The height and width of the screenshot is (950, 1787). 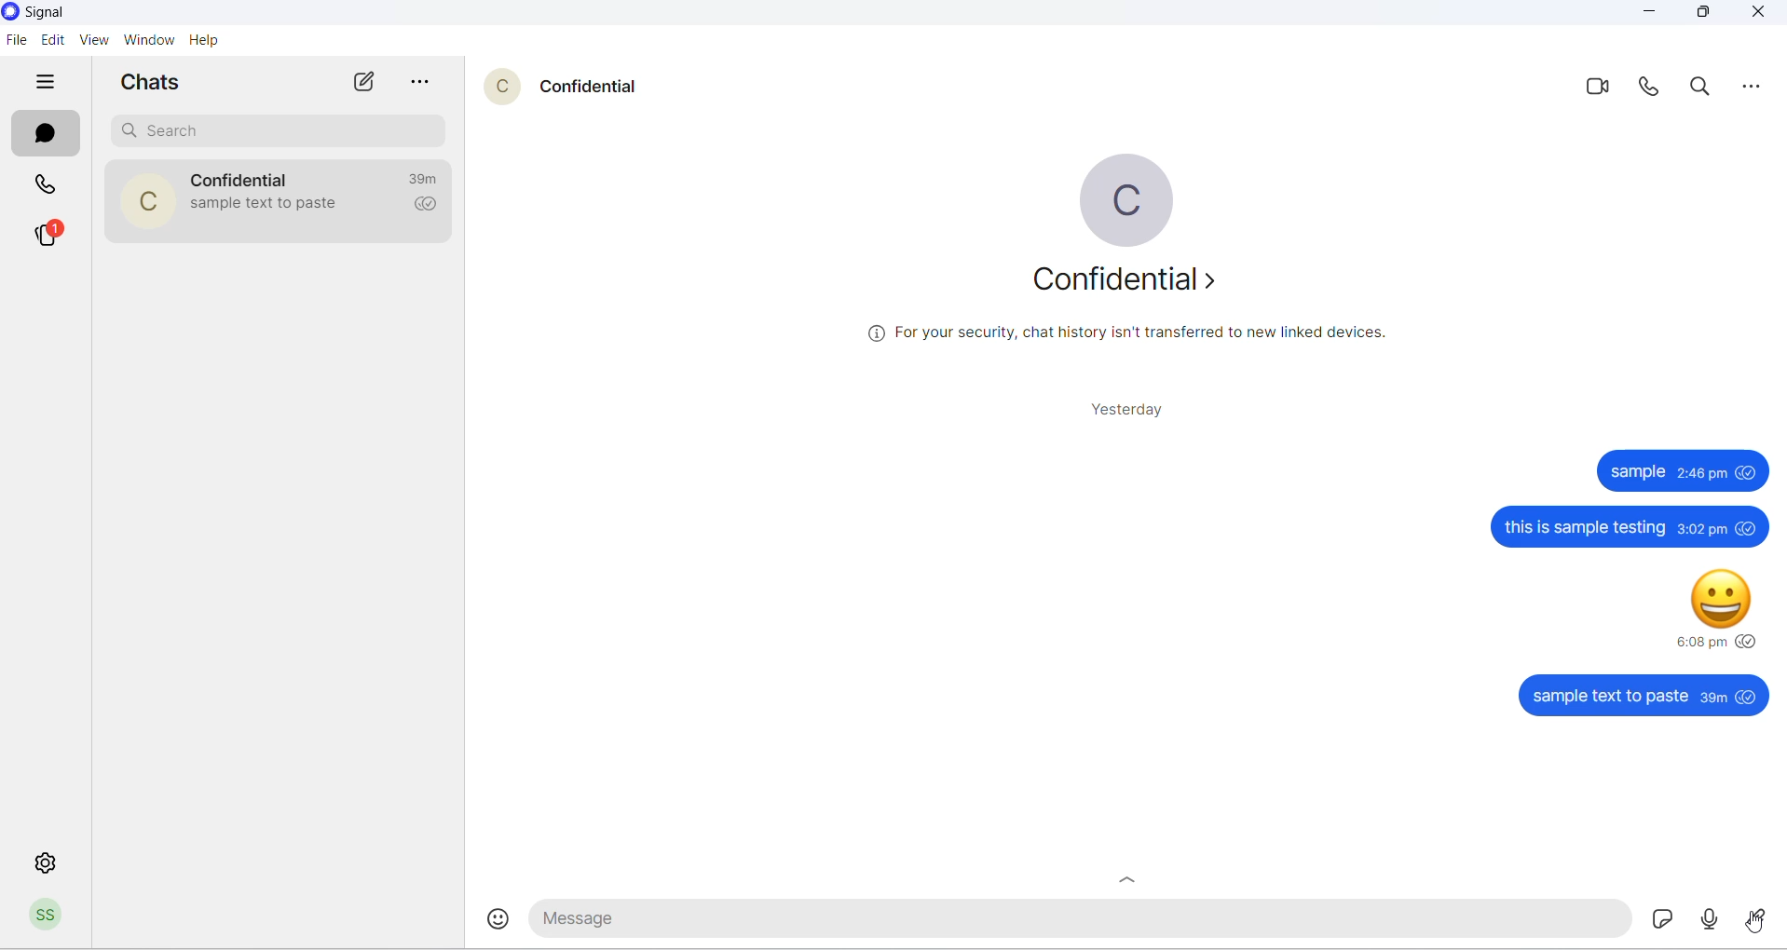 What do you see at coordinates (1748, 527) in the screenshot?
I see `seen` at bounding box center [1748, 527].